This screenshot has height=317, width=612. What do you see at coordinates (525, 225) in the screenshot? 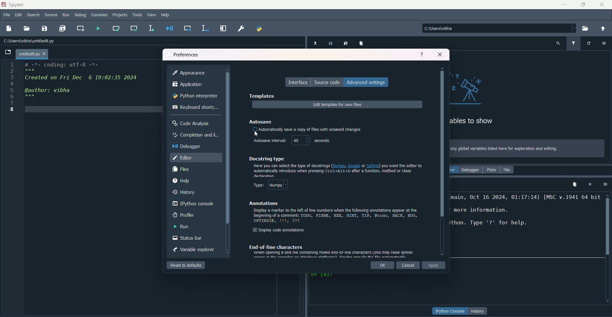
I see `text` at bounding box center [525, 225].